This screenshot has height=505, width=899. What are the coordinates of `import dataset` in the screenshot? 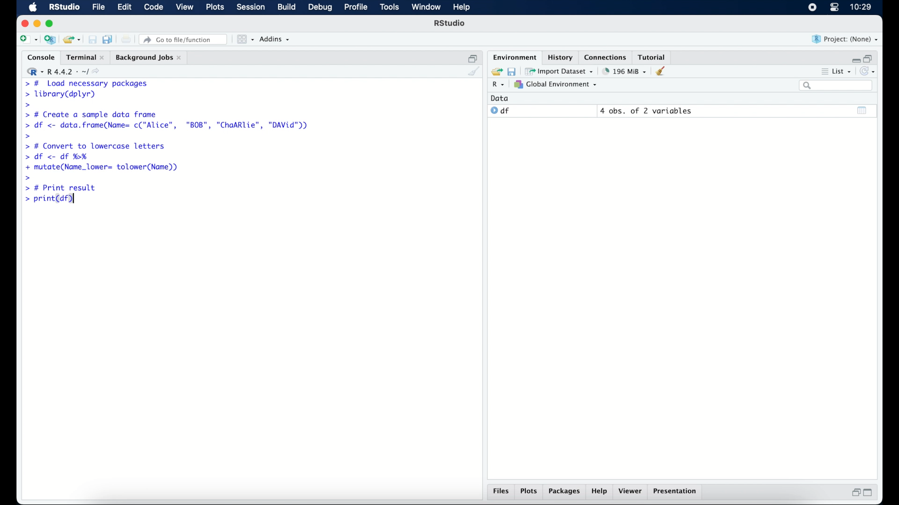 It's located at (560, 71).